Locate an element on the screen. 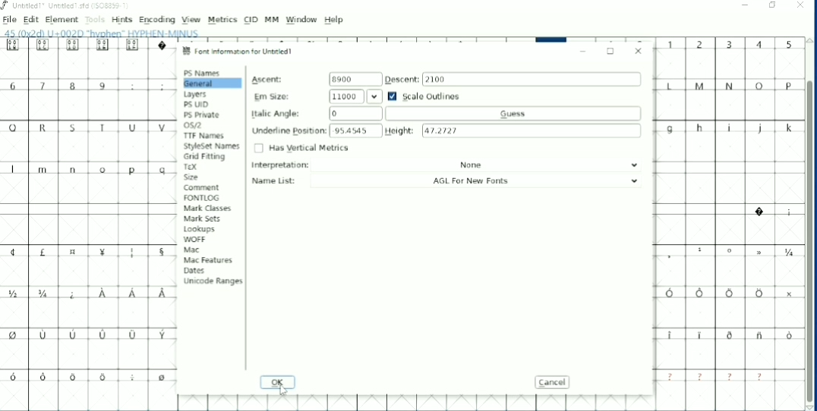  Underline Position is located at coordinates (316, 130).